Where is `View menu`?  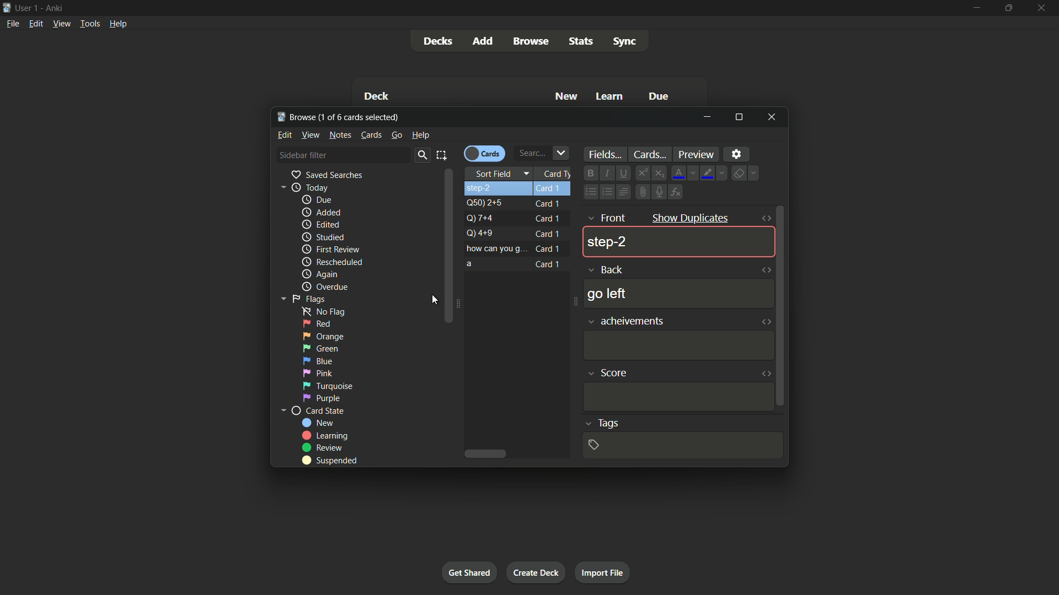 View menu is located at coordinates (61, 24).